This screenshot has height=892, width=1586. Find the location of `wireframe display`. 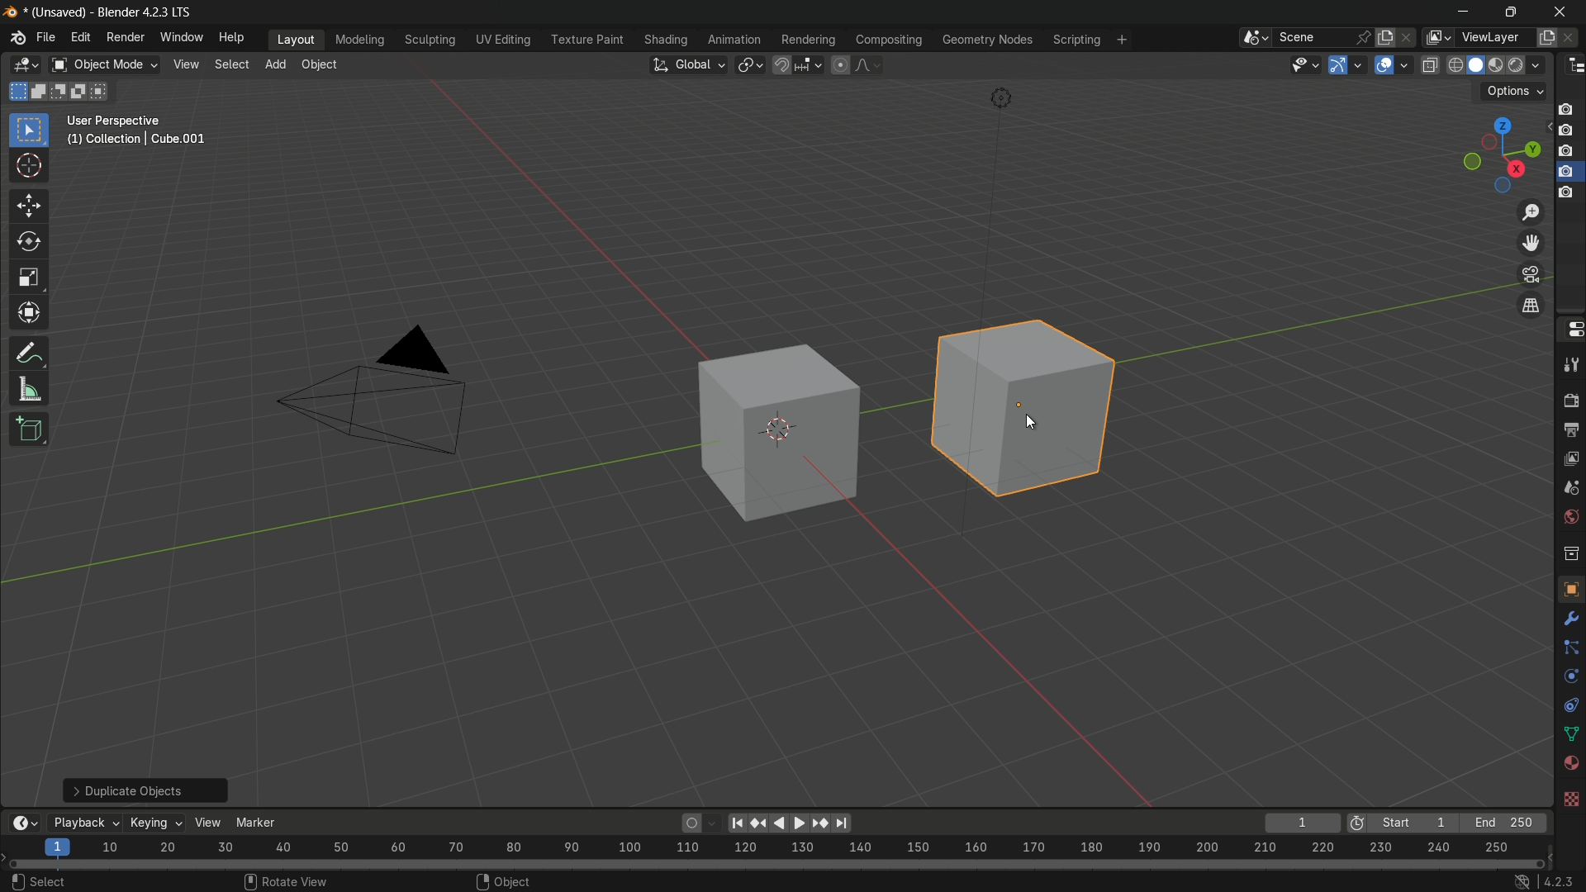

wireframe display is located at coordinates (1455, 65).